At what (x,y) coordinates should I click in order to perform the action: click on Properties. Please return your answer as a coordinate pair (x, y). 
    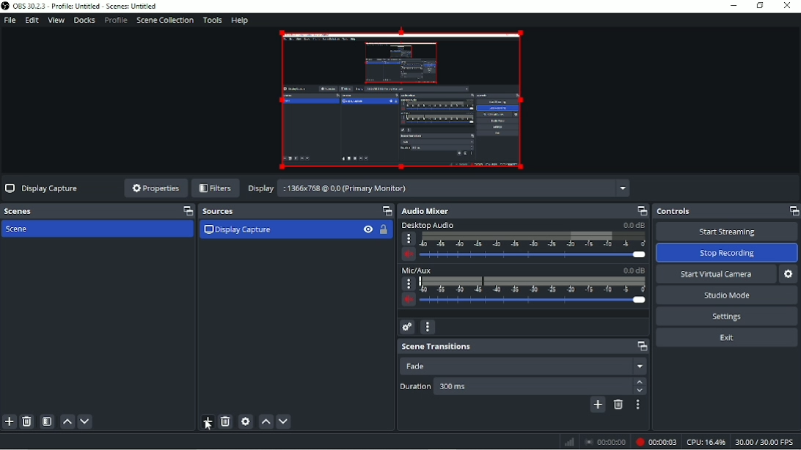
    Looking at the image, I should click on (154, 188).